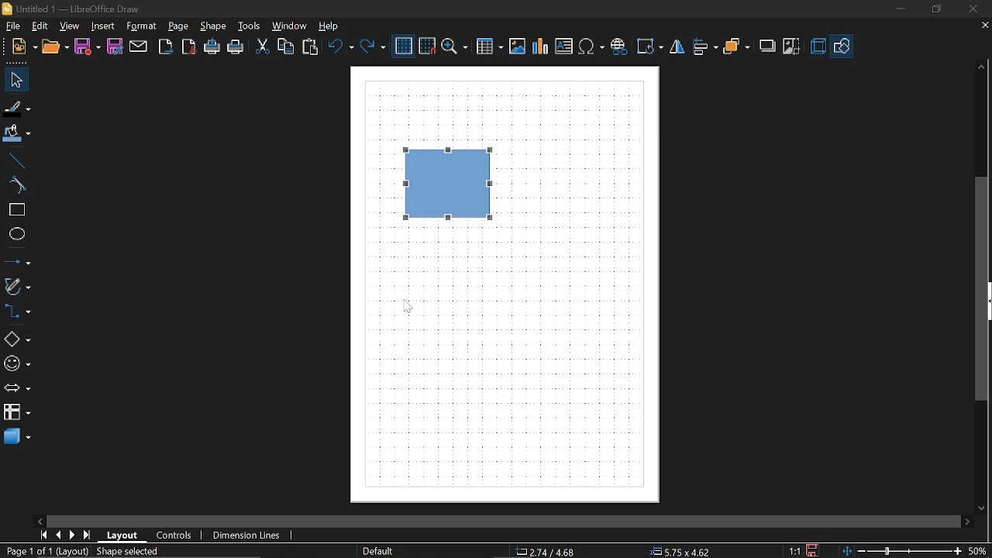 Image resolution: width=992 pixels, height=558 pixels. Describe the element at coordinates (40, 520) in the screenshot. I see `MOve left` at that location.